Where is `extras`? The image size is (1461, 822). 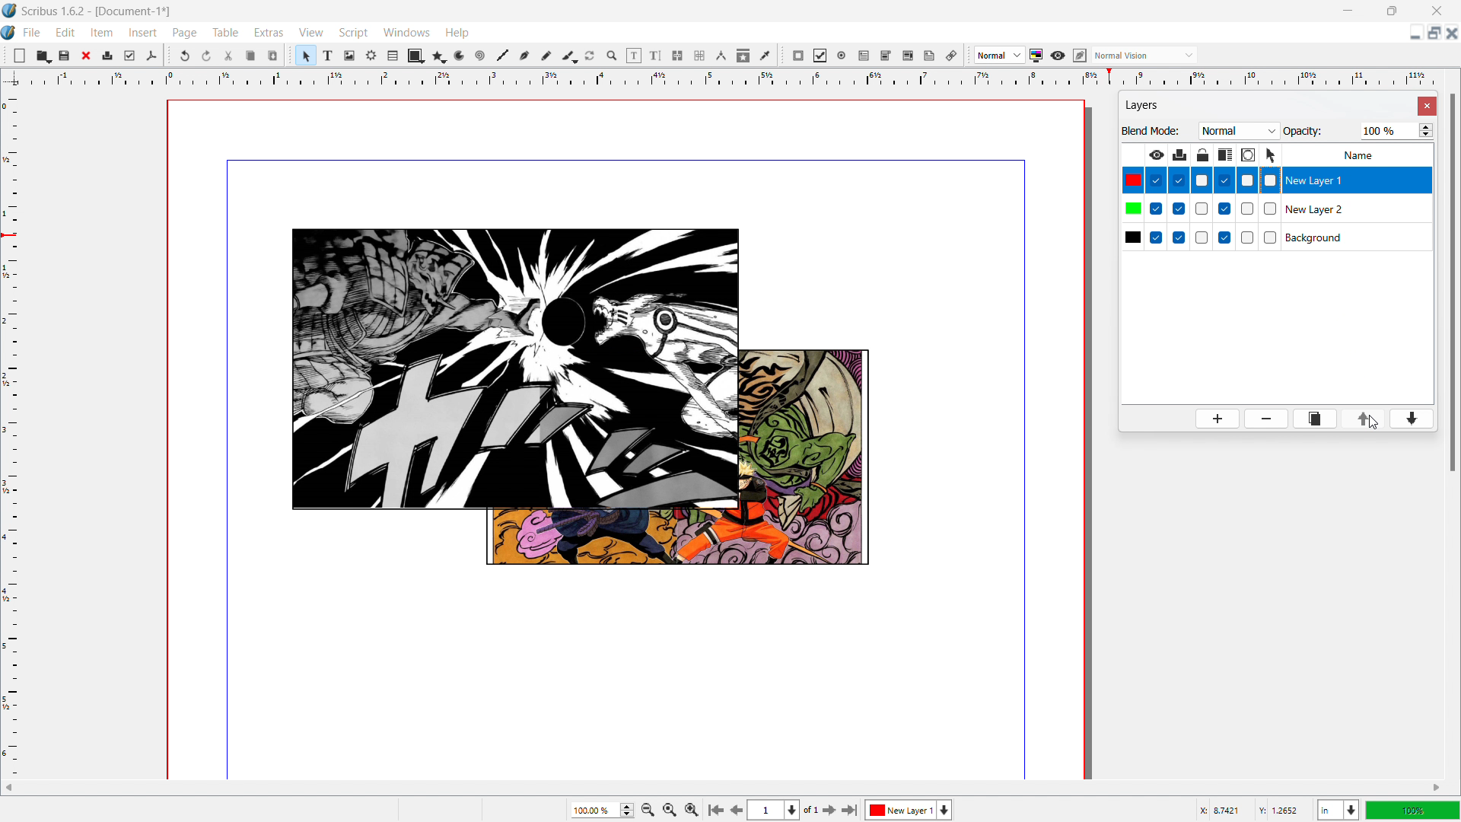 extras is located at coordinates (269, 32).